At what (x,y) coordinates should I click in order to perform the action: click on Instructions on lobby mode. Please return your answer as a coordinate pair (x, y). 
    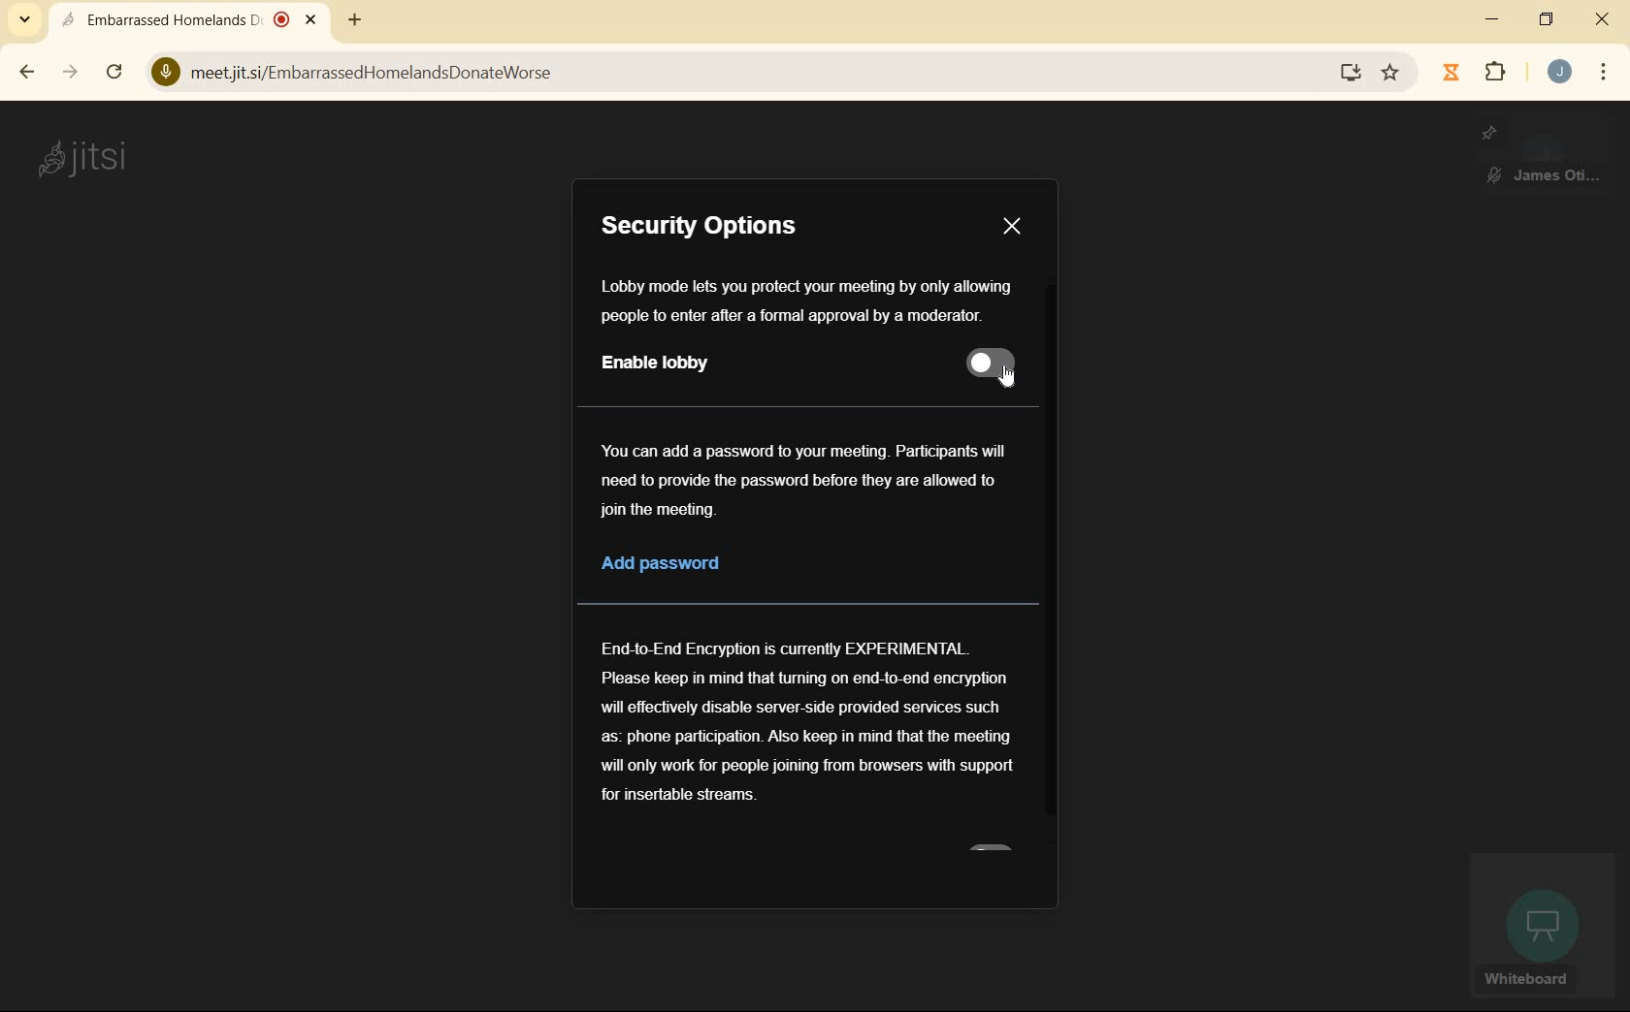
    Looking at the image, I should click on (806, 301).